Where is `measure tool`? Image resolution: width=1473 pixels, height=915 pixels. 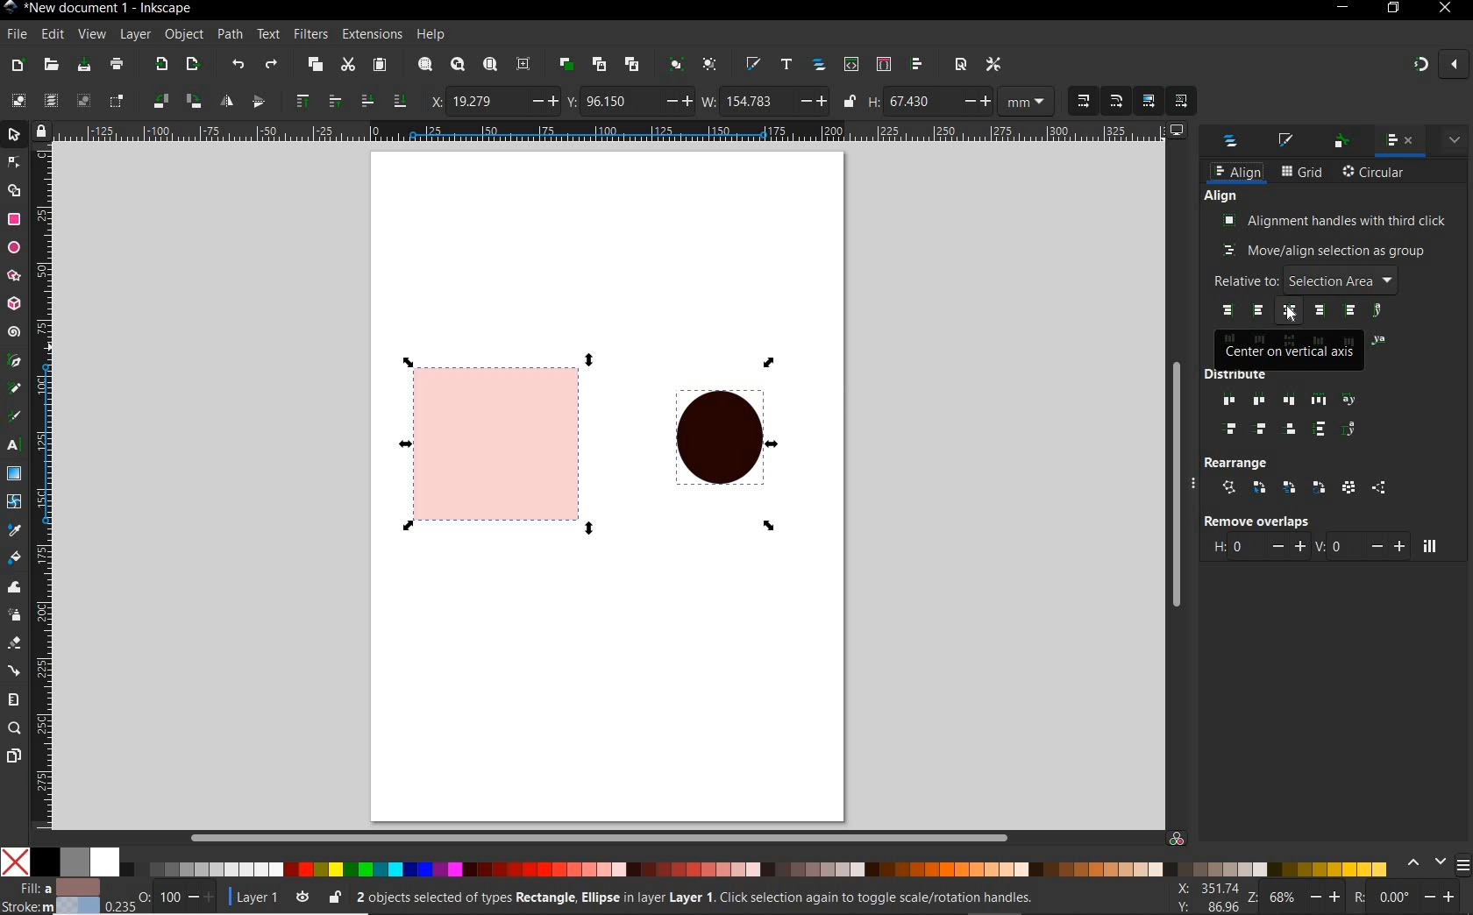
measure tool is located at coordinates (13, 700).